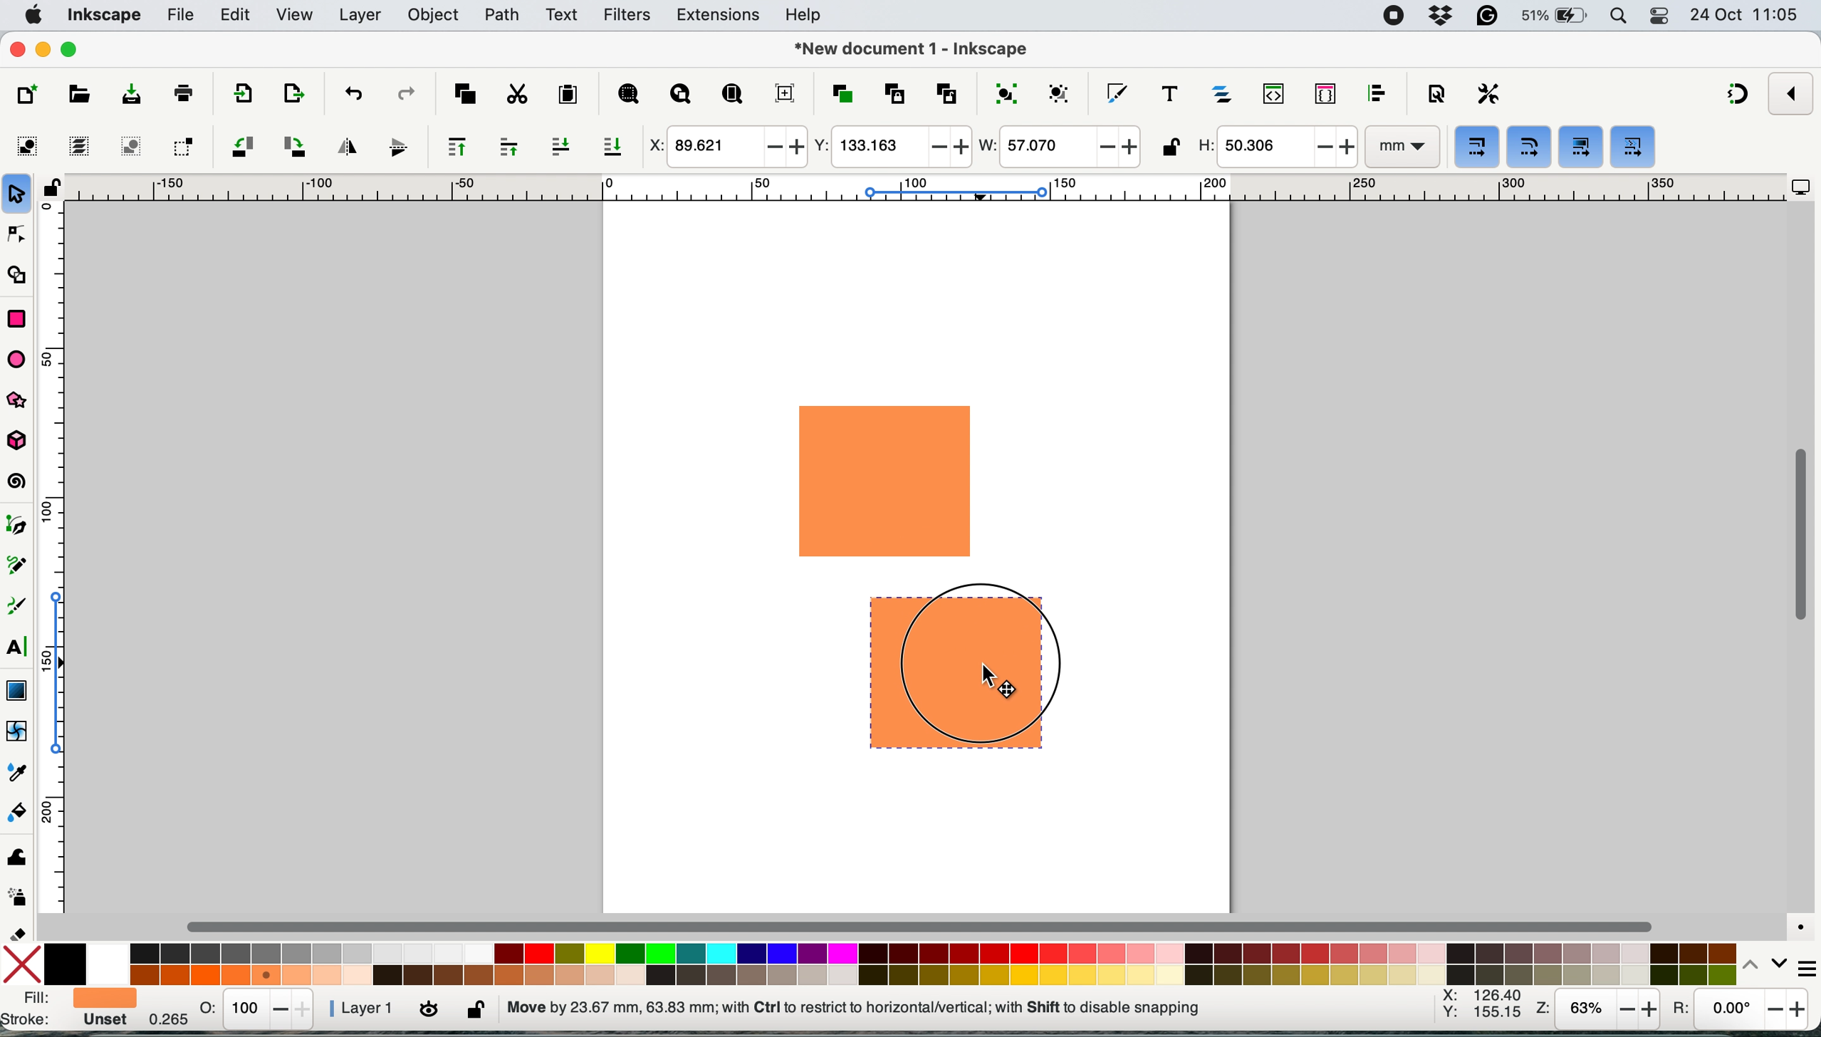  I want to click on selectors and css, so click(1326, 93).